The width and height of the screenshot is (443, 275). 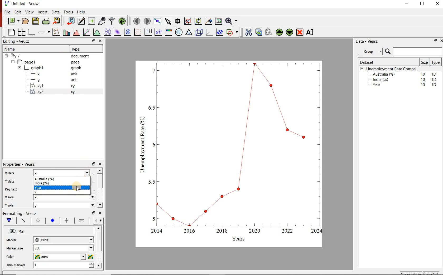 What do you see at coordinates (198, 21) in the screenshot?
I see `click to zoom out graph axes` at bounding box center [198, 21].